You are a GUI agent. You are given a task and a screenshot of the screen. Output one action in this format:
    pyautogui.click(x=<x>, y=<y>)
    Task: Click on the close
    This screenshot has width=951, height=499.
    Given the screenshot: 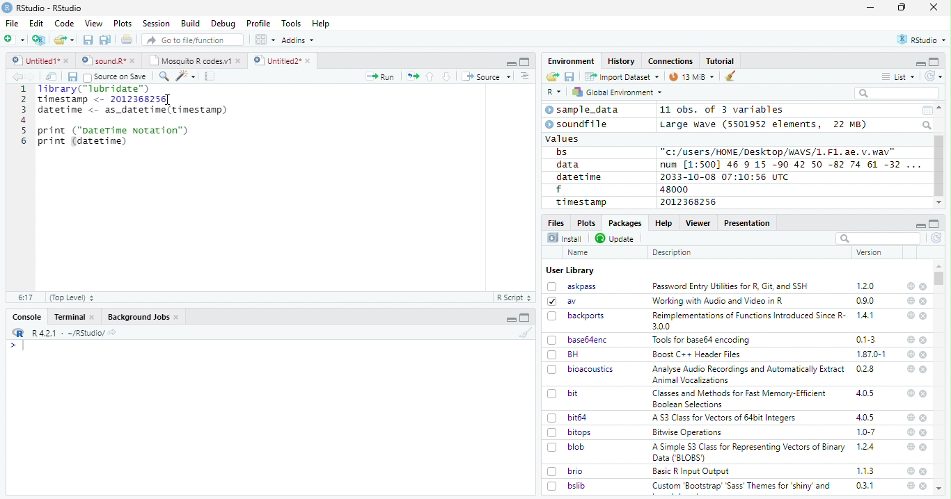 What is the action you would take?
    pyautogui.click(x=924, y=471)
    